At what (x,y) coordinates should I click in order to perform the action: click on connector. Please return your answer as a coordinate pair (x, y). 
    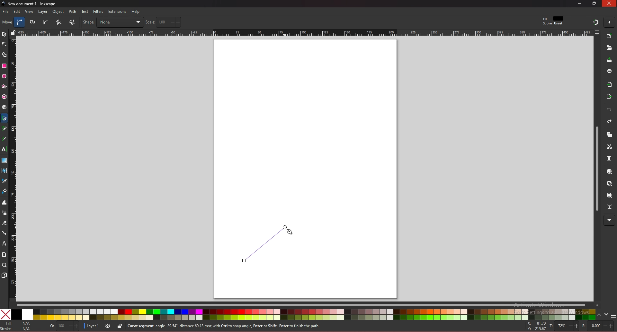
    Looking at the image, I should click on (4, 233).